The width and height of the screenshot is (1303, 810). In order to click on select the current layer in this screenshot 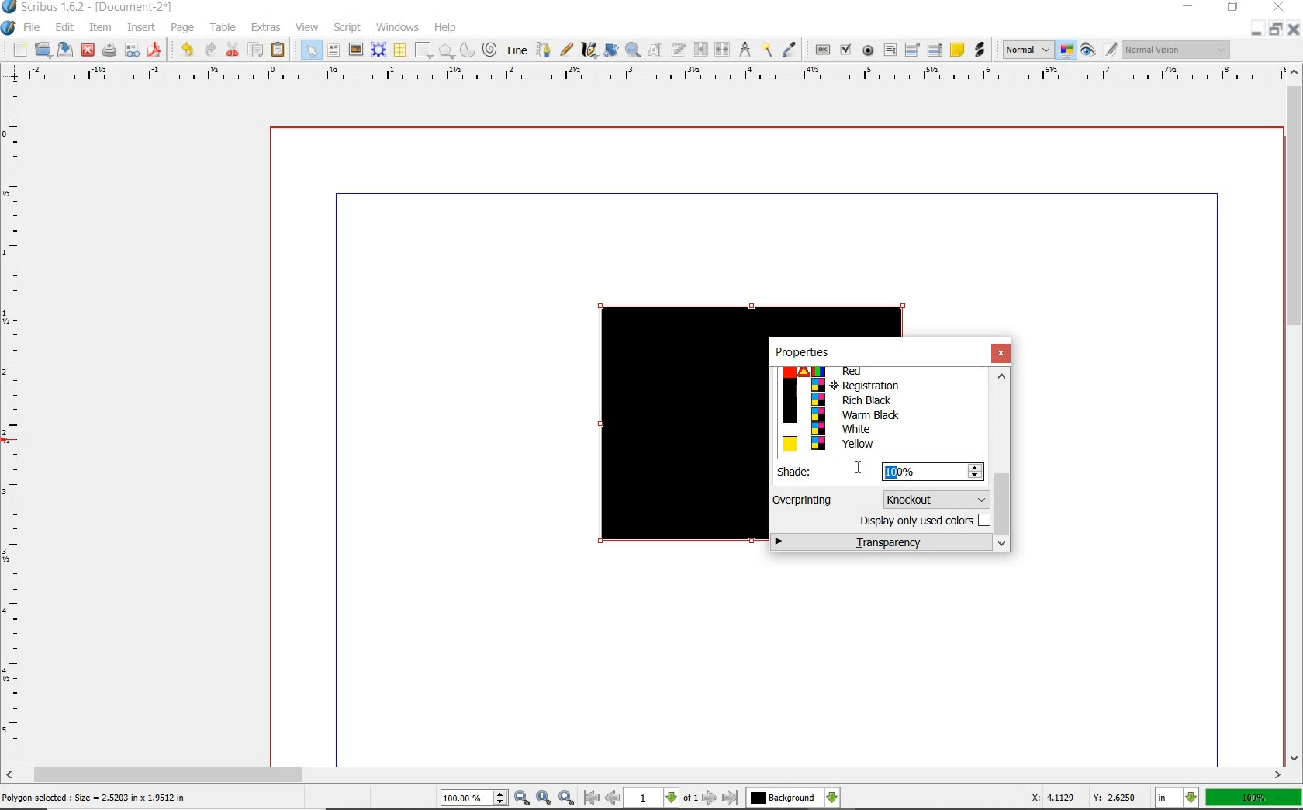, I will do `click(793, 798)`.